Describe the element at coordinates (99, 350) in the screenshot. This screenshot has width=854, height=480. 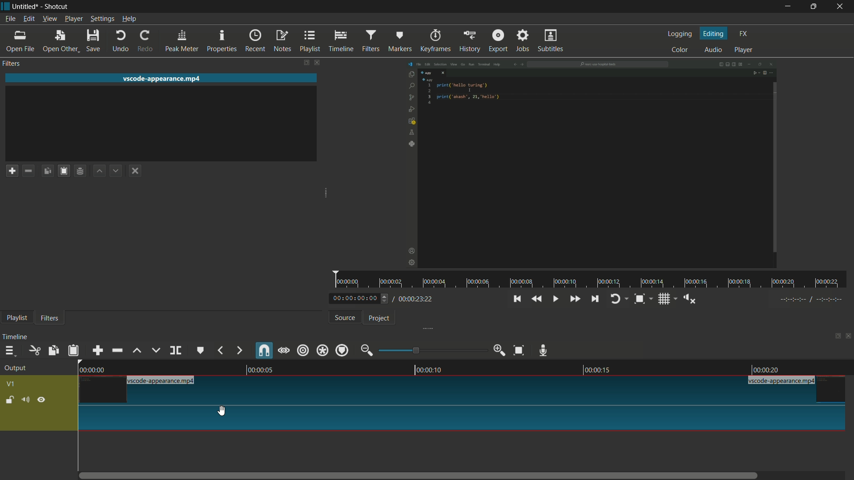
I see `append` at that location.